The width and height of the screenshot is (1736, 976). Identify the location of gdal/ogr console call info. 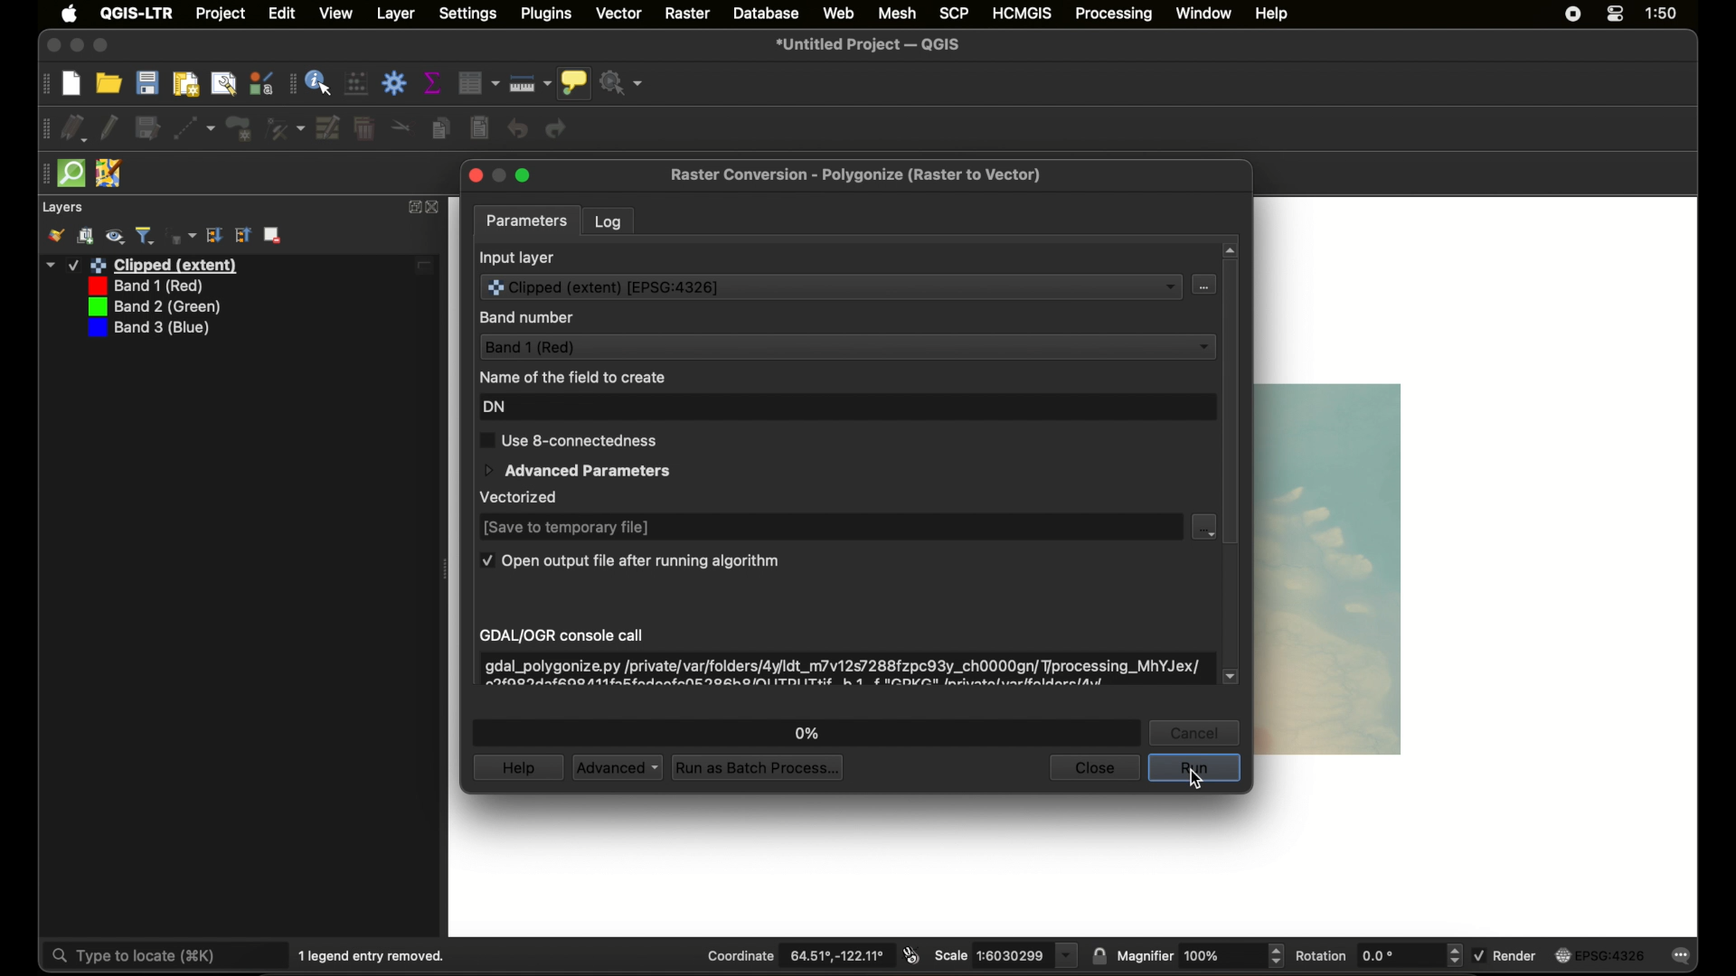
(842, 671).